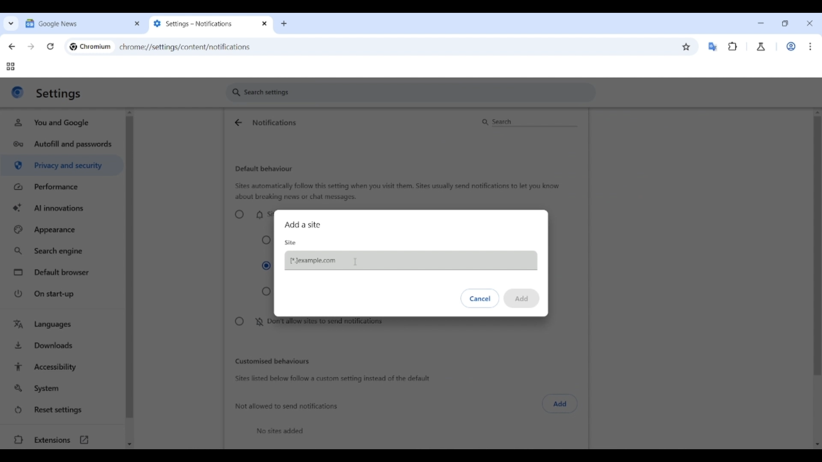 This screenshot has height=462, width=822. I want to click on Sites automatically follow this setting when you visit them. Sites usually send notifications to let you know
about breaking news or chat messages., so click(397, 192).